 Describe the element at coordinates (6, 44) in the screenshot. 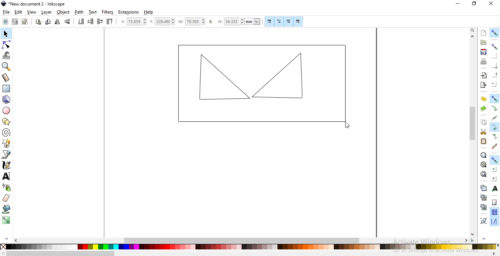

I see `edit path by nodes` at that location.